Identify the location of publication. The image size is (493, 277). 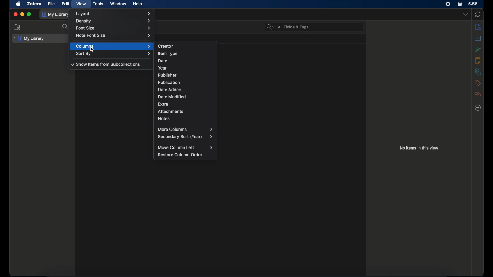
(186, 82).